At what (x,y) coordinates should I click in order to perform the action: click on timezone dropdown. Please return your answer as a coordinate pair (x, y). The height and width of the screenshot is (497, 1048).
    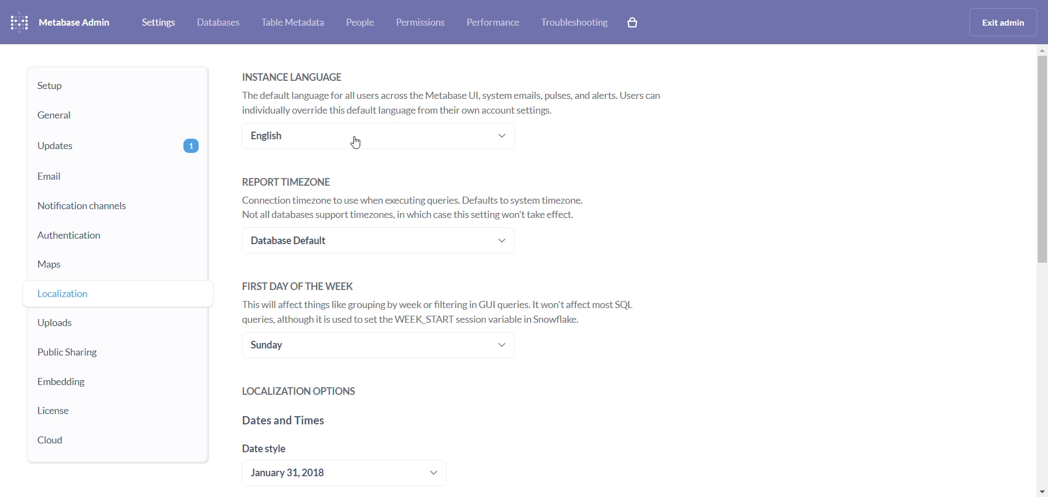
    Looking at the image, I should click on (378, 243).